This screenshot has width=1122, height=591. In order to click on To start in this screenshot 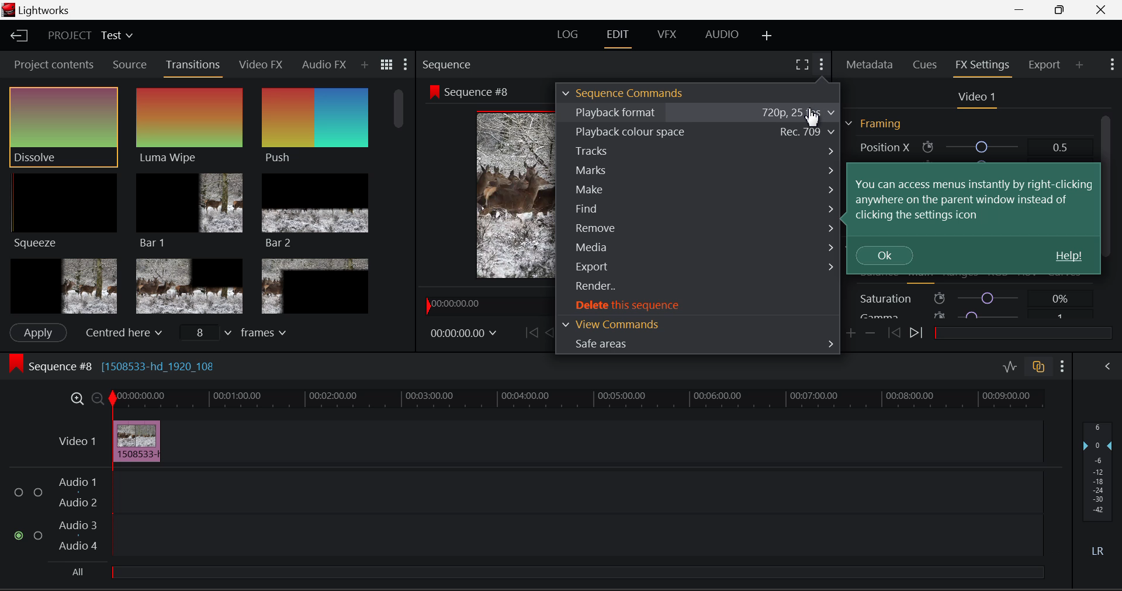, I will do `click(529, 333)`.